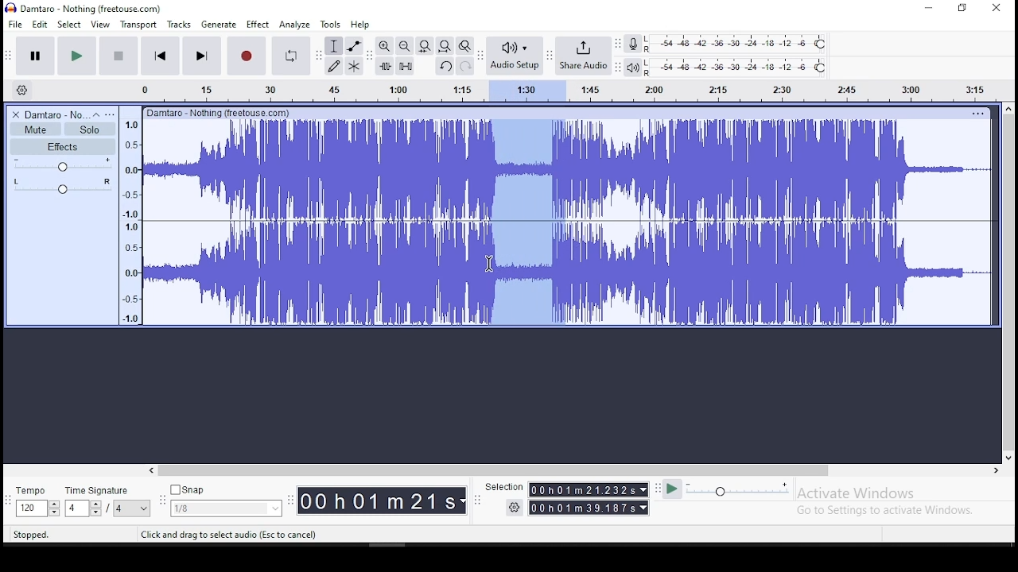 The width and height of the screenshot is (1018, 572). Describe the element at coordinates (95, 114) in the screenshot. I see `collapse` at that location.